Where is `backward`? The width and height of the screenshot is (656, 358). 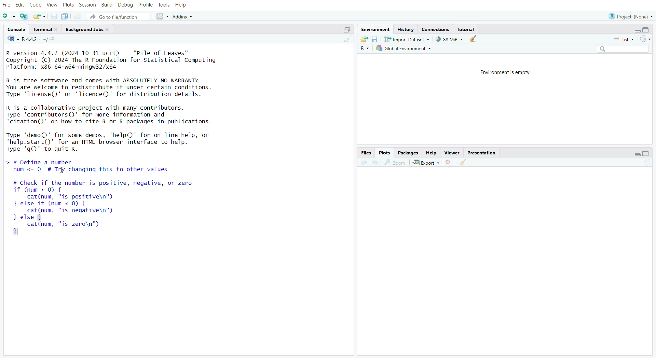 backward is located at coordinates (364, 162).